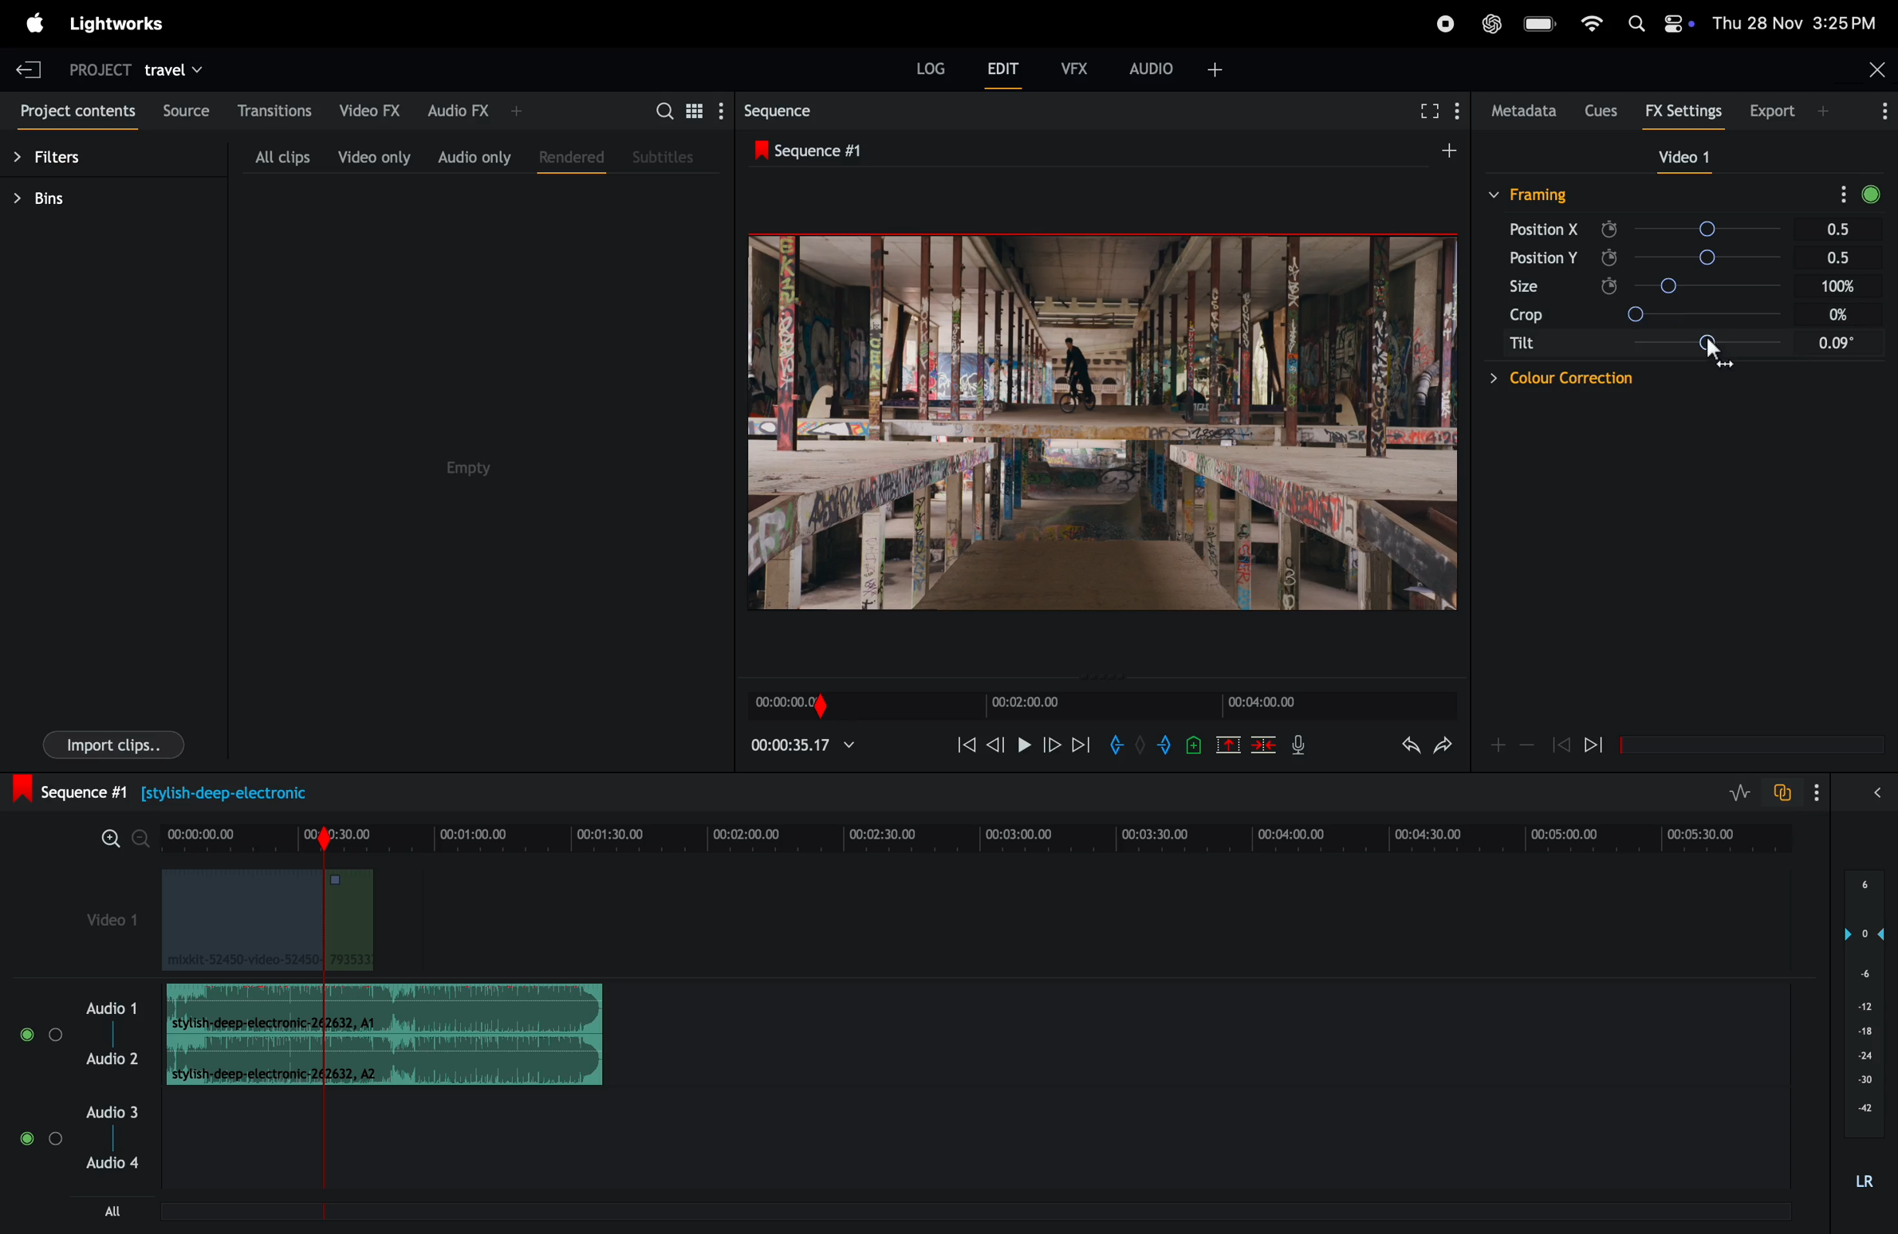 The width and height of the screenshot is (1898, 1234). I want to click on exit, so click(29, 66).